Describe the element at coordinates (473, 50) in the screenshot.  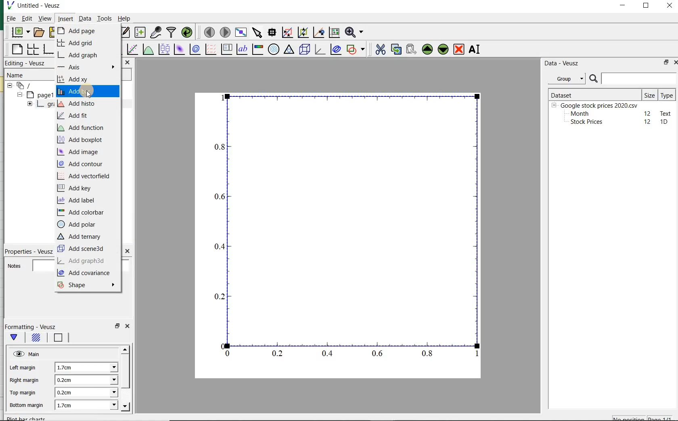
I see `renames the selected widget` at that location.